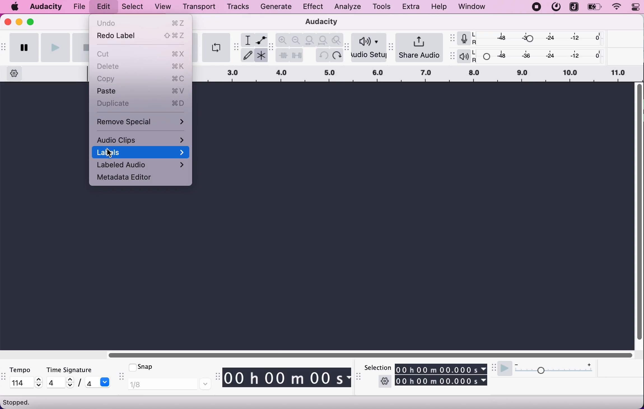  I want to click on window, so click(472, 7).